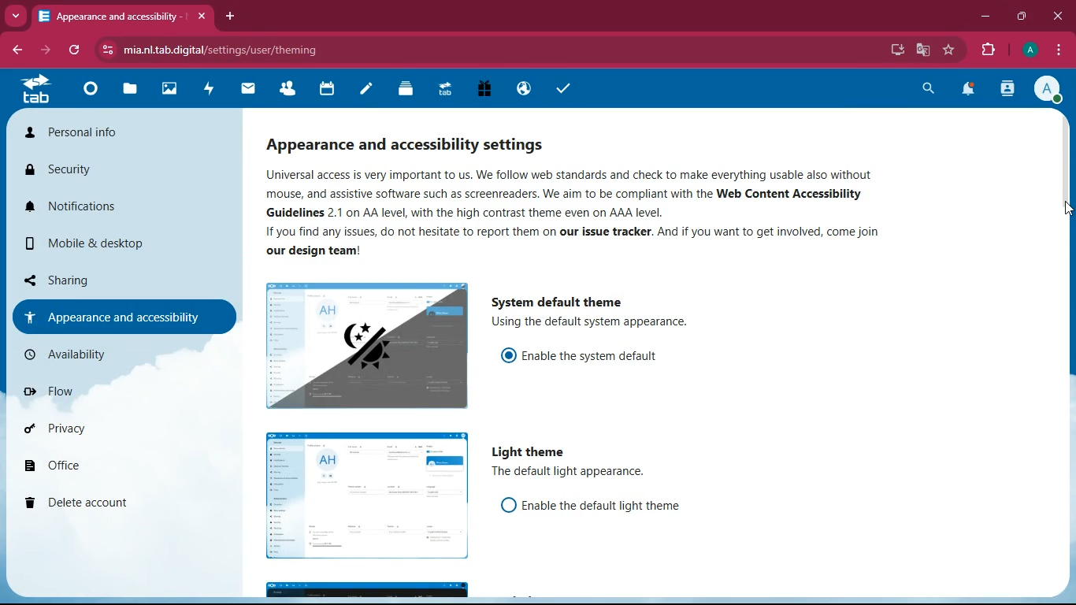 The image size is (1076, 605). I want to click on refresh, so click(72, 51).